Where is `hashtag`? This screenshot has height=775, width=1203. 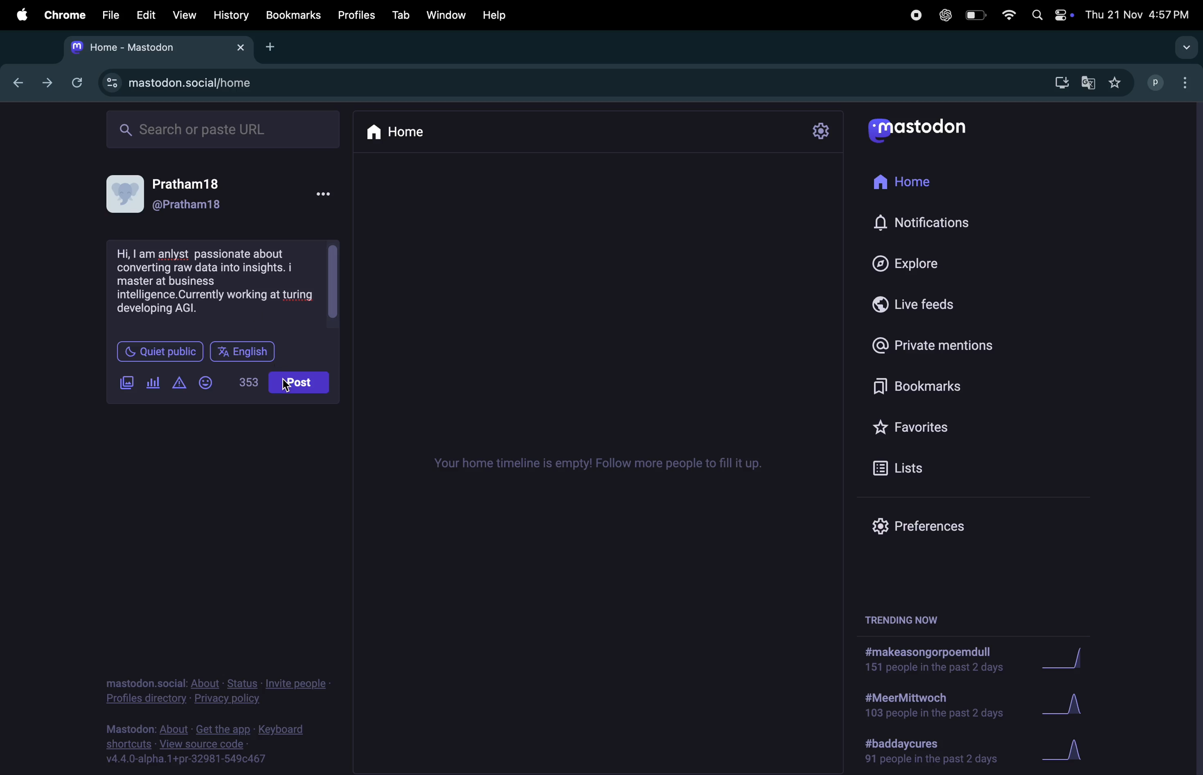
hashtag is located at coordinates (927, 707).